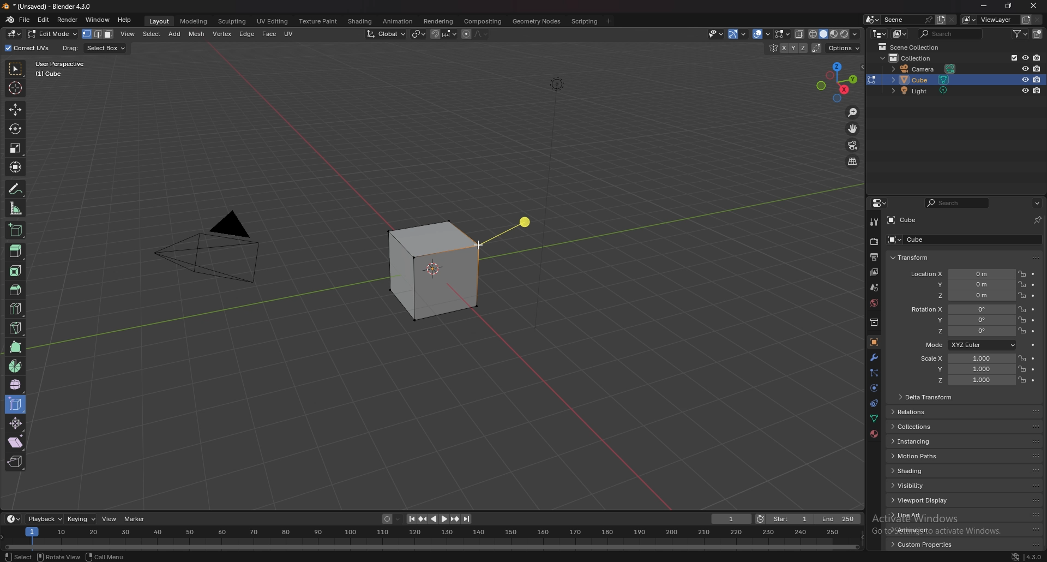  I want to click on select mode, so click(98, 34).